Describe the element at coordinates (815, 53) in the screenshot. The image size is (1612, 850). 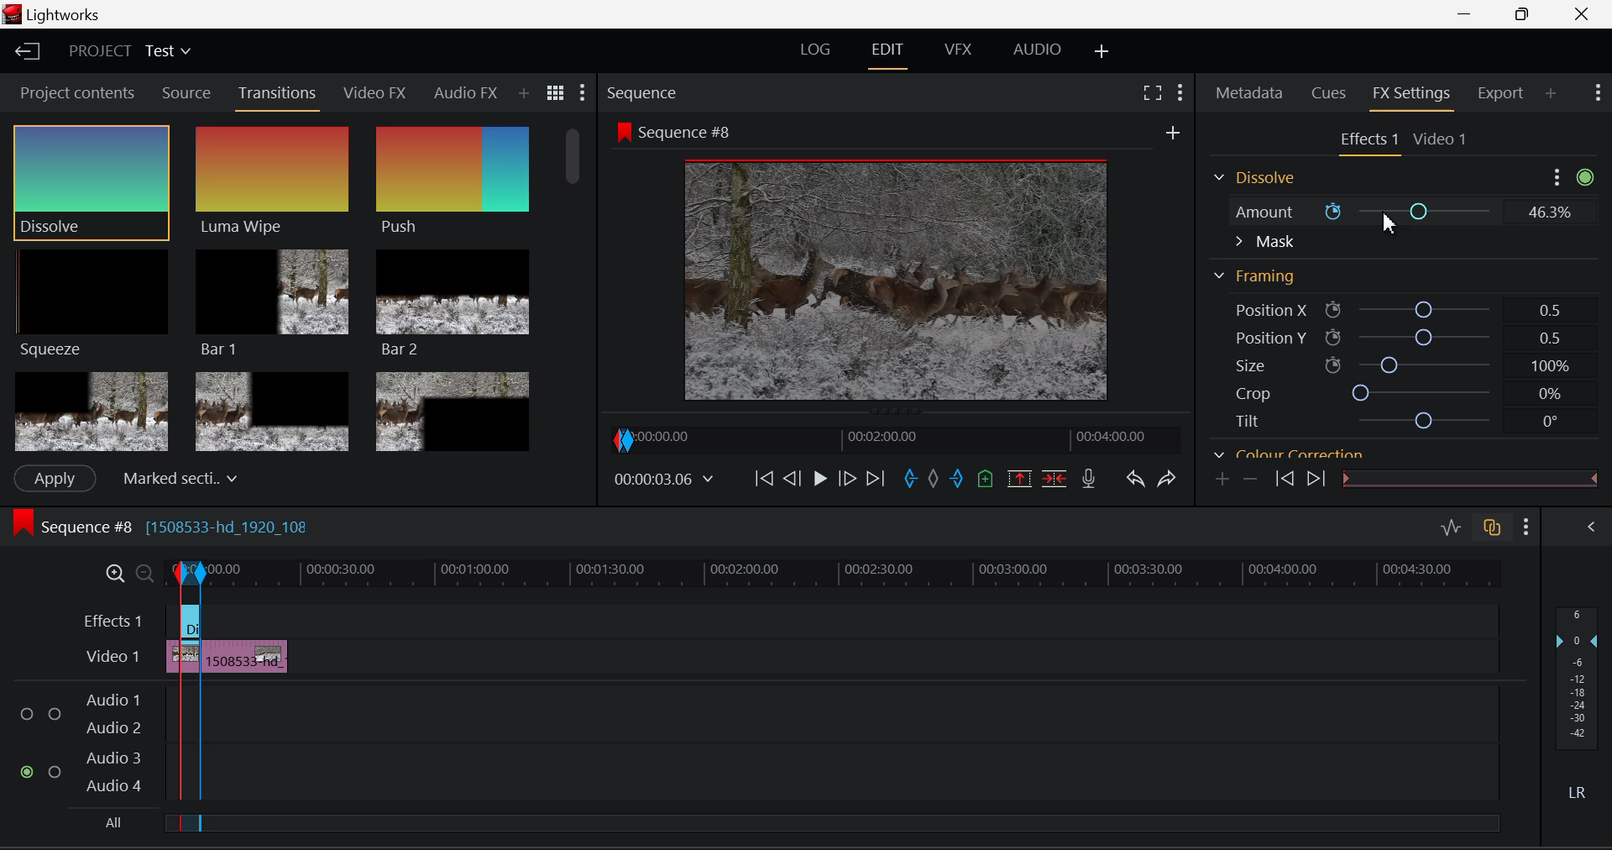
I see `LOG Layout` at that location.